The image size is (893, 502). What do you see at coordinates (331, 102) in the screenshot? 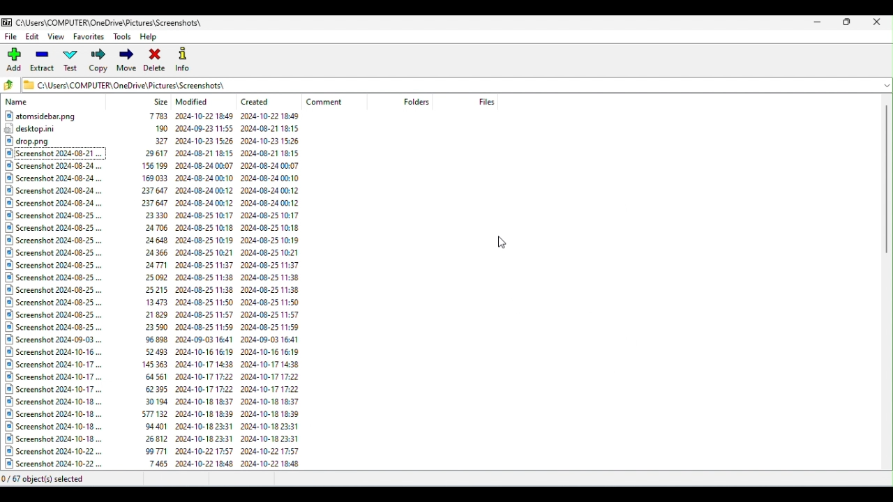
I see `Comment` at bounding box center [331, 102].